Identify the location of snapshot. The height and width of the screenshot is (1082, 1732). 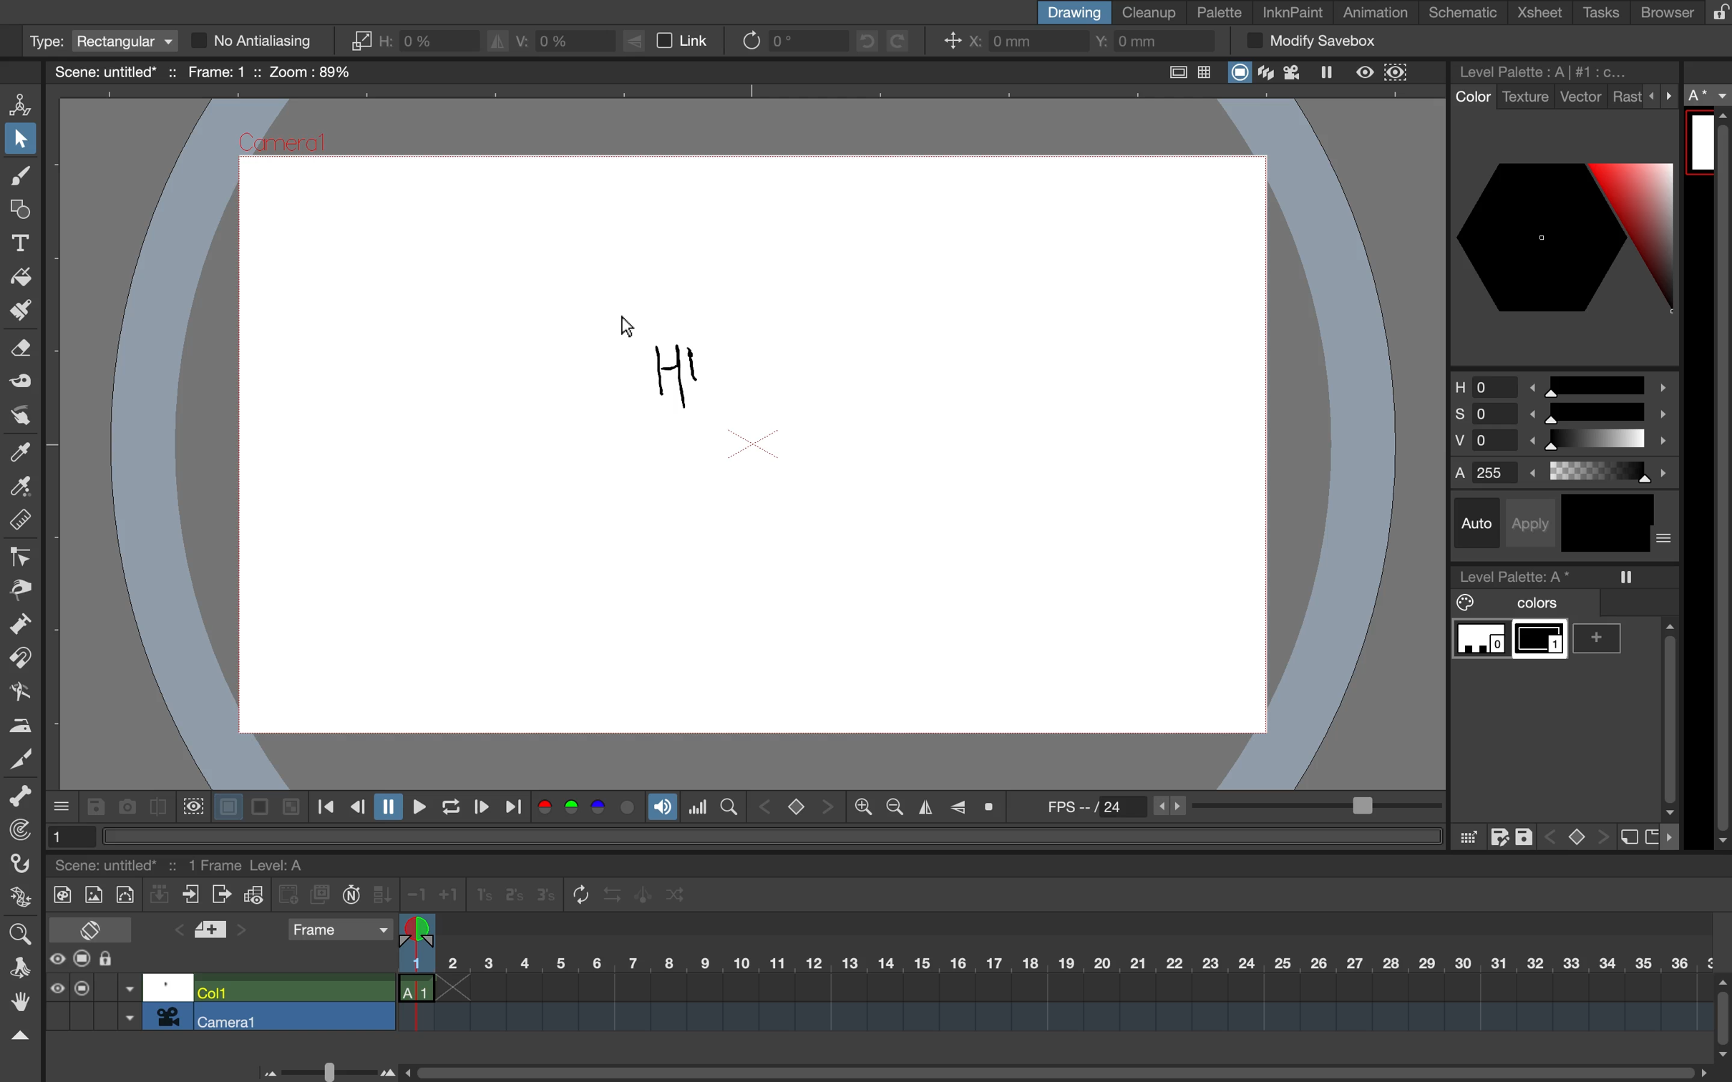
(125, 806).